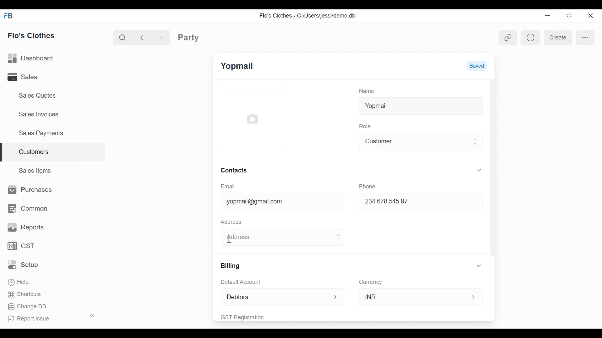 Image resolution: width=602 pixels, height=338 pixels. I want to click on Profile Picture, so click(252, 119).